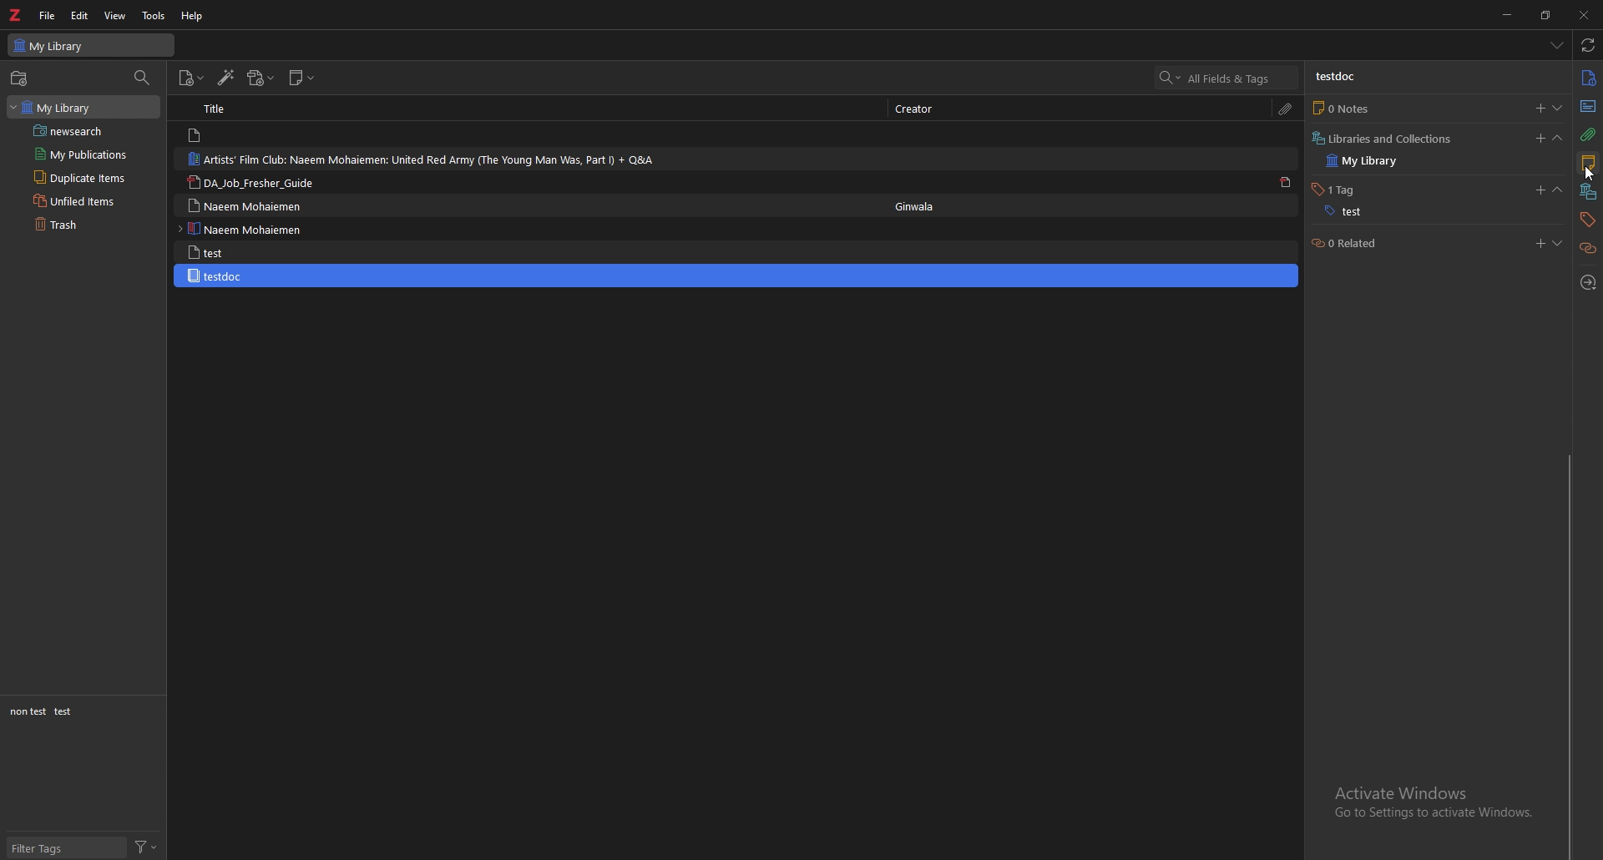 The width and height of the screenshot is (1603, 860). Describe the element at coordinates (226, 77) in the screenshot. I see `add items by identifier` at that location.